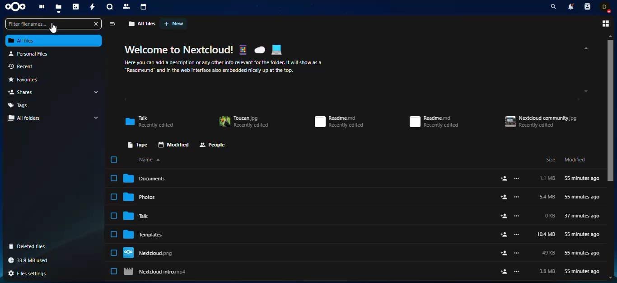 This screenshot has height=283, width=617. I want to click on name sorting, so click(149, 160).